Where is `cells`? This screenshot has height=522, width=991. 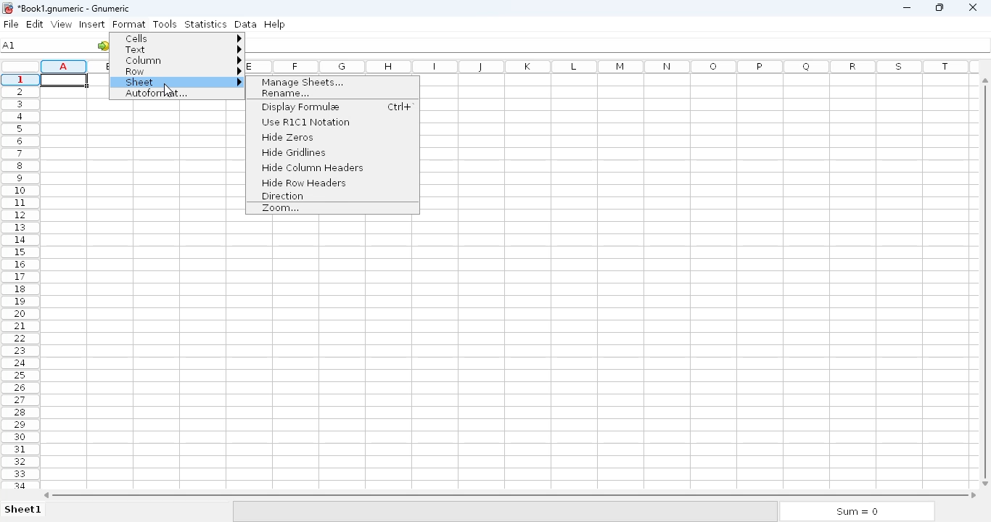 cells is located at coordinates (180, 38).